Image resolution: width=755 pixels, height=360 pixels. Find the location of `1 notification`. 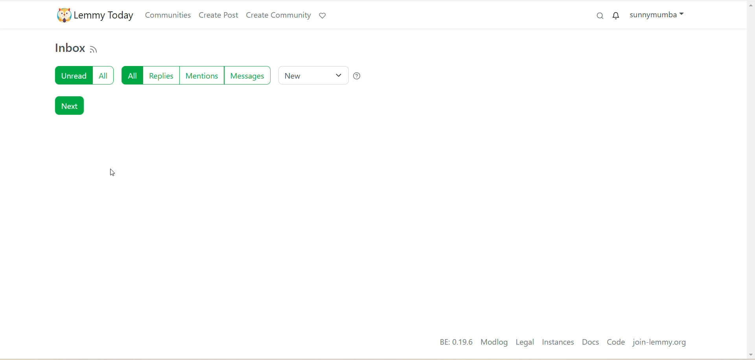

1 notification is located at coordinates (615, 17).